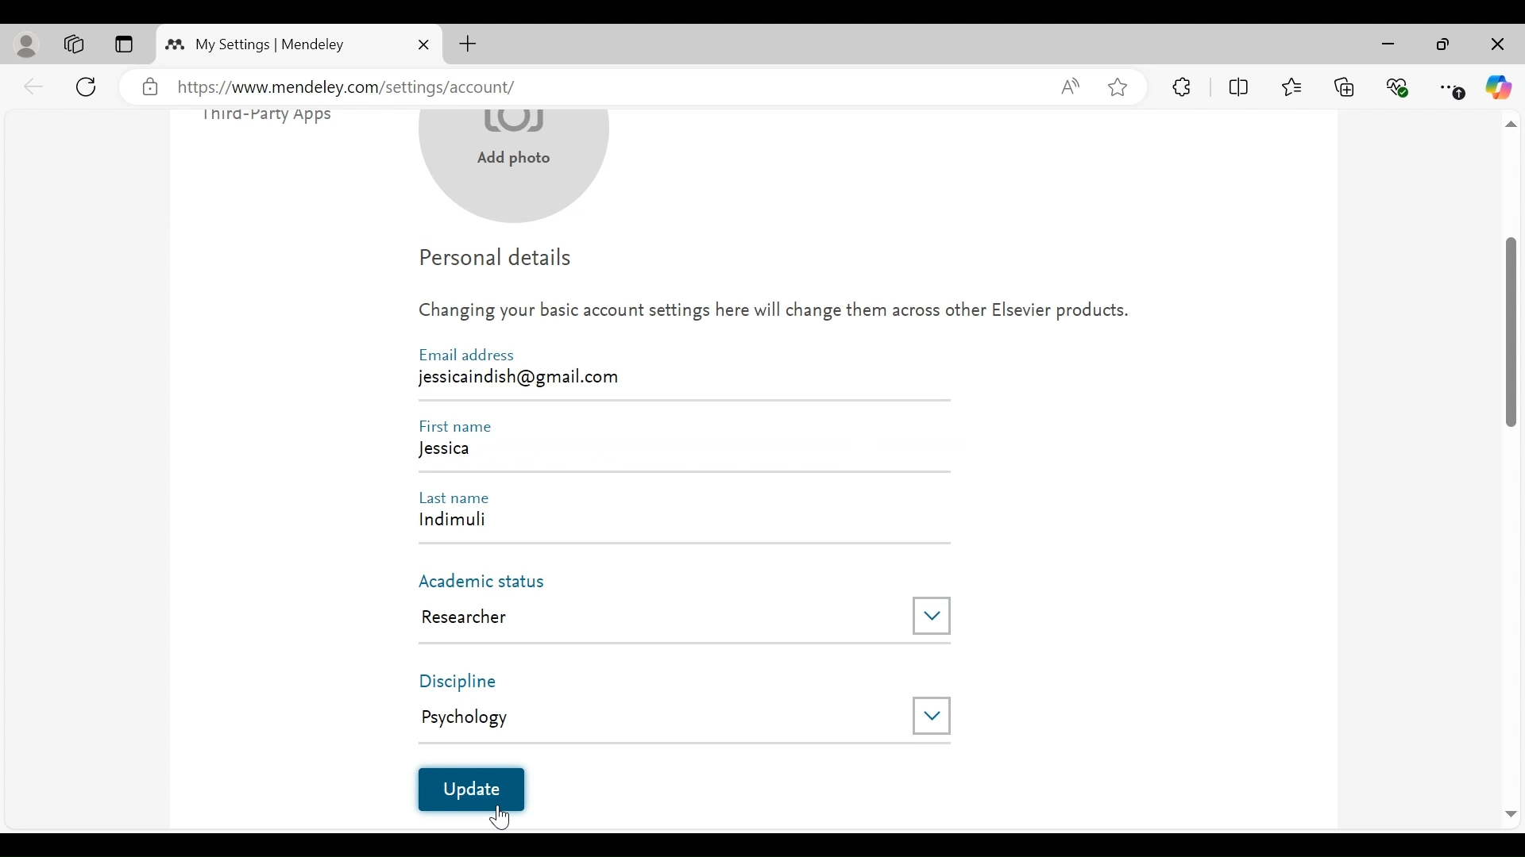 This screenshot has height=857, width=1525. What do you see at coordinates (1117, 86) in the screenshot?
I see `Add this page to Favorites` at bounding box center [1117, 86].